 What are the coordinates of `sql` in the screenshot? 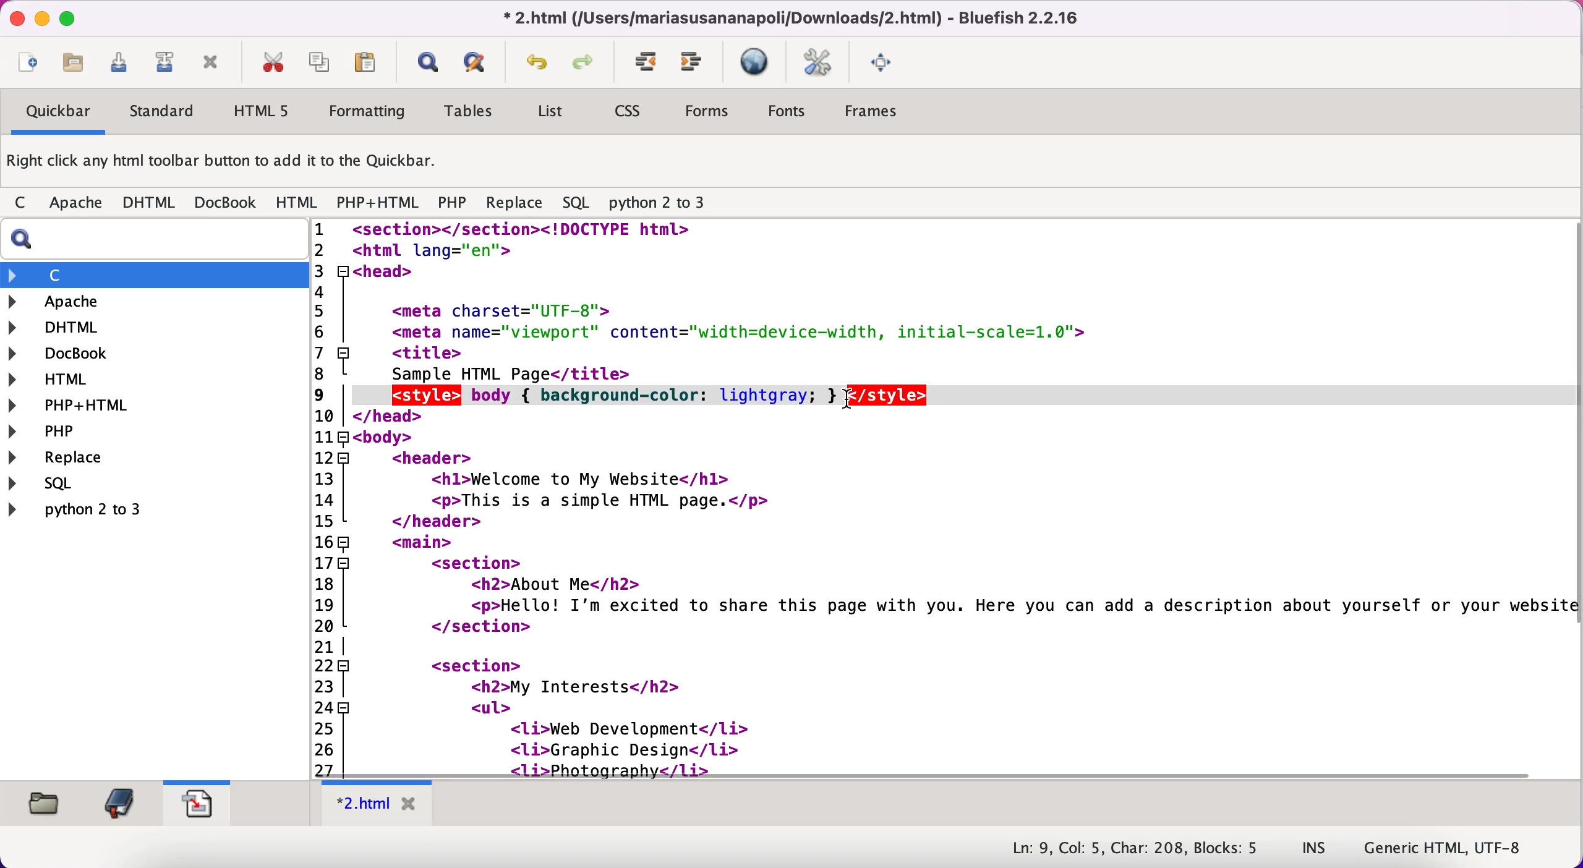 It's located at (97, 483).